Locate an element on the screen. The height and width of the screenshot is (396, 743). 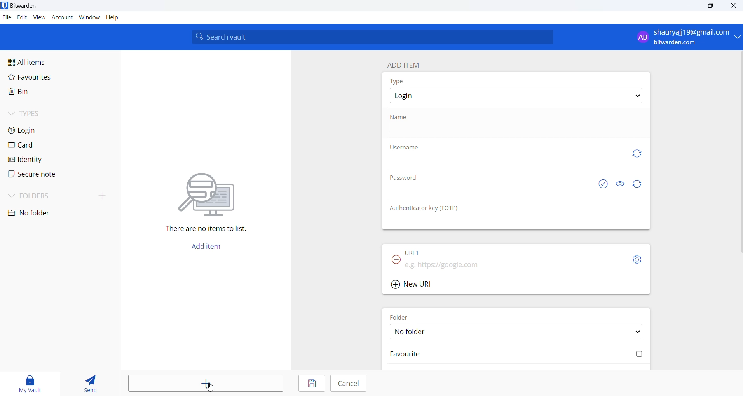
identity is located at coordinates (30, 159).